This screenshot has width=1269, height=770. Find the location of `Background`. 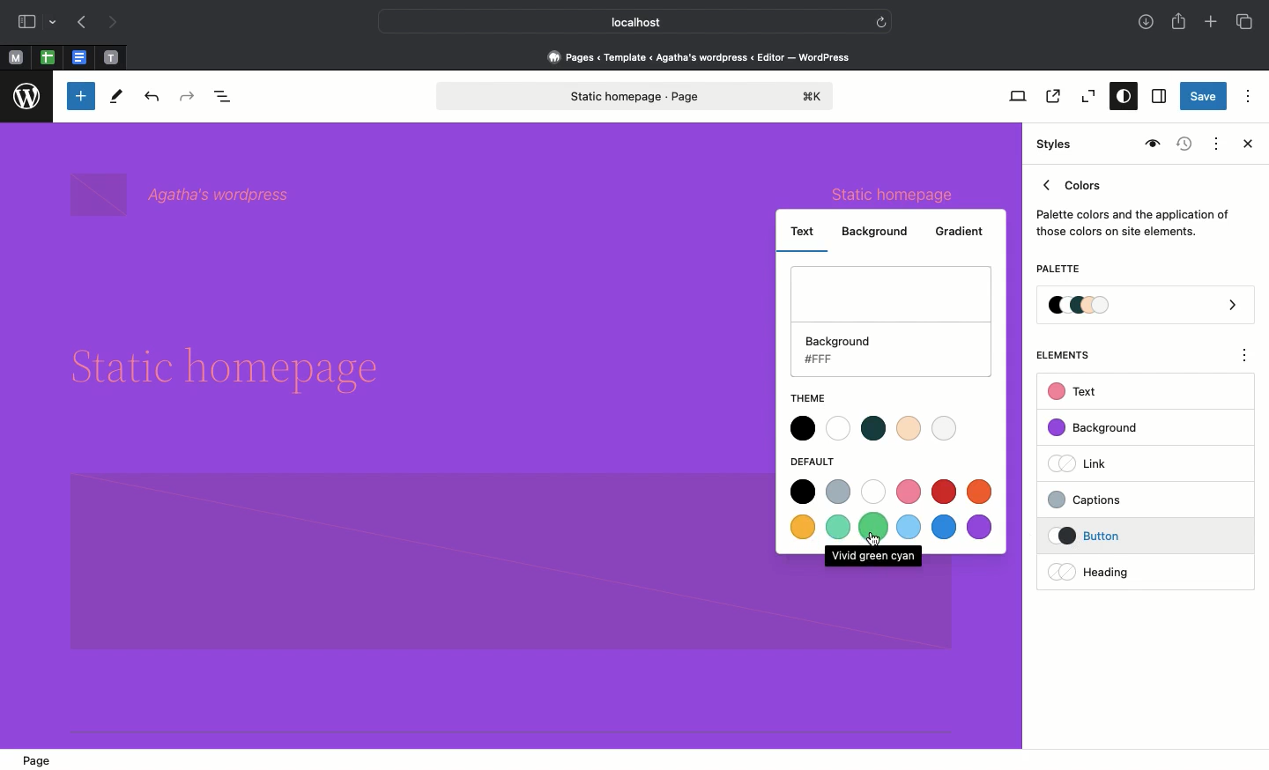

Background is located at coordinates (891, 323).